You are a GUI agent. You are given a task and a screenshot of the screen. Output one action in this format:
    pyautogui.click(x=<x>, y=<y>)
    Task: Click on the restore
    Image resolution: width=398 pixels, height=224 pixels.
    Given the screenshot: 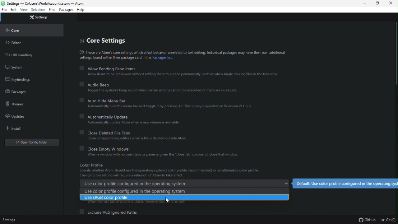 What is the action you would take?
    pyautogui.click(x=378, y=4)
    